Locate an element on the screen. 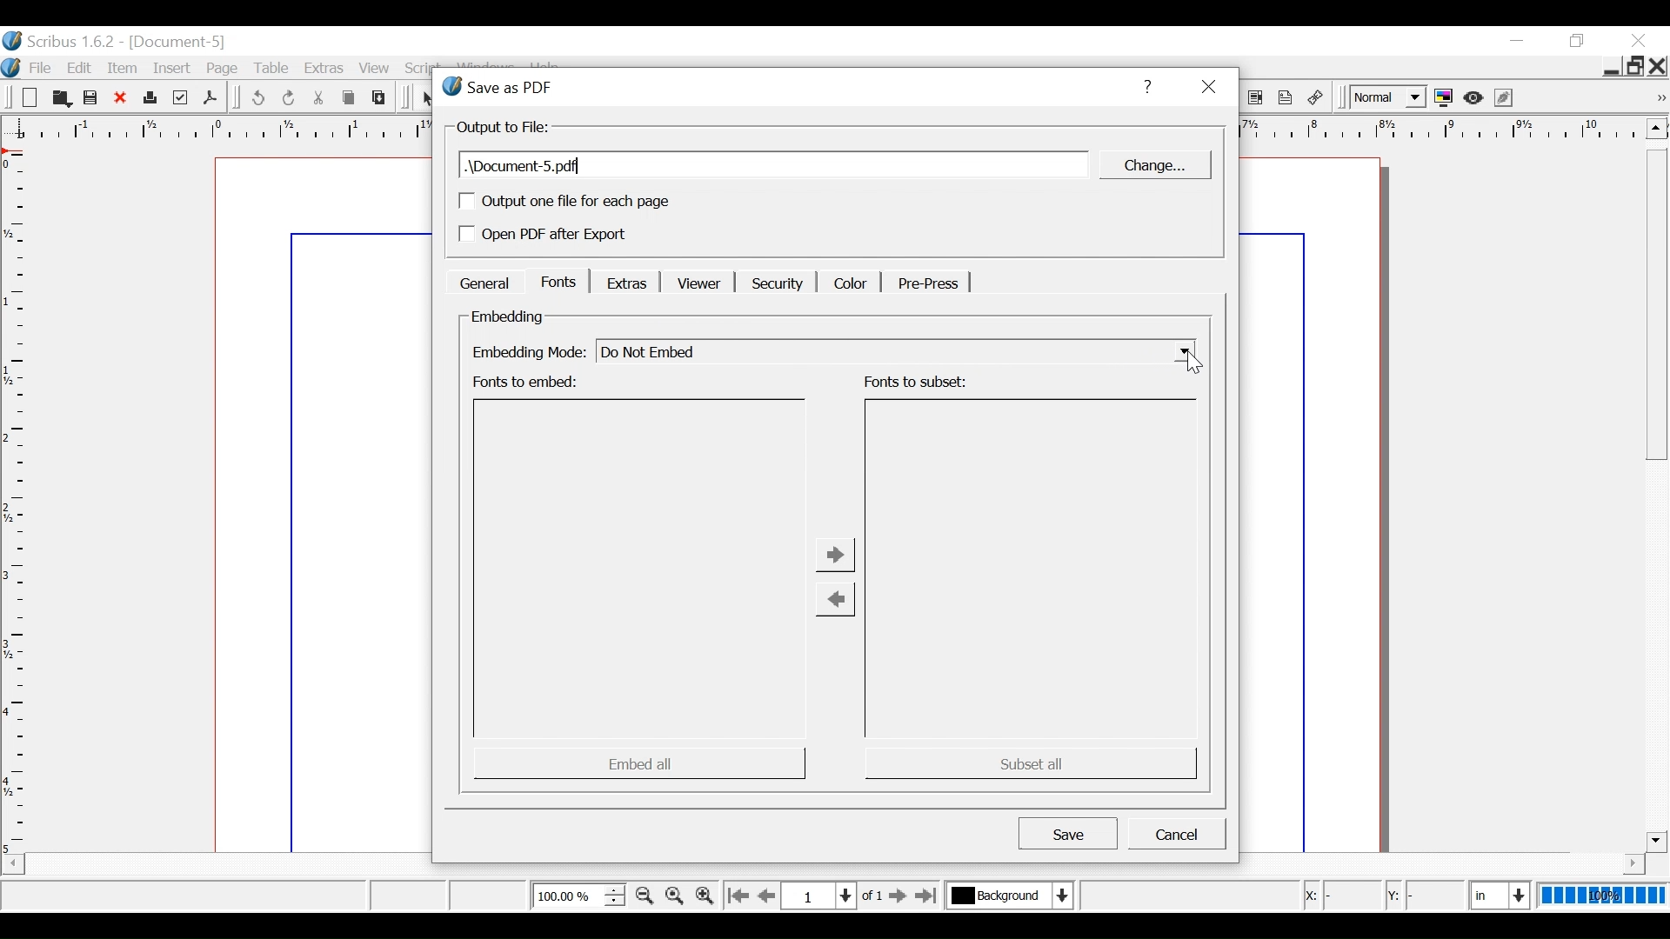 Image resolution: width=1670 pixels, height=939 pixels. Fonts to embed is located at coordinates (528, 383).